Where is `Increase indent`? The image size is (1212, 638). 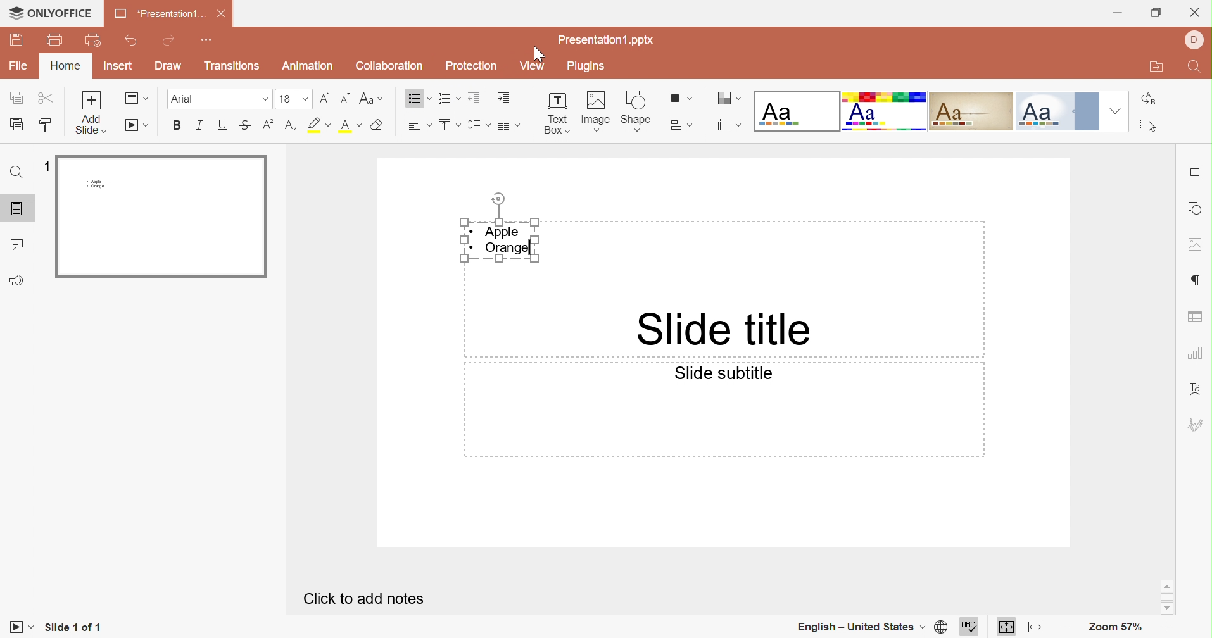
Increase indent is located at coordinates (504, 99).